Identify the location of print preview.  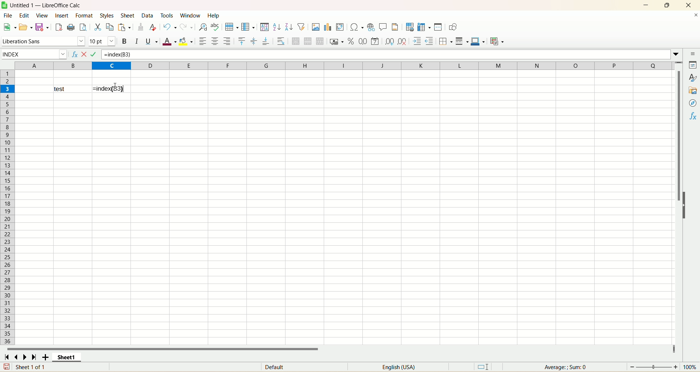
(83, 27).